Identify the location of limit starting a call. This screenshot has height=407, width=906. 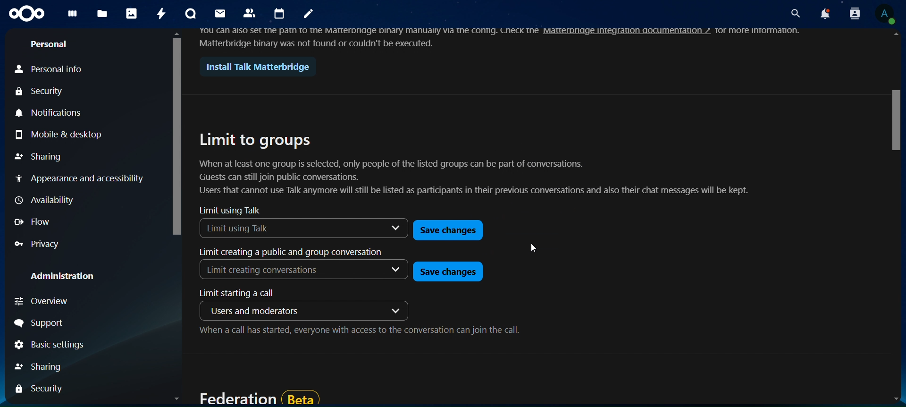
(243, 293).